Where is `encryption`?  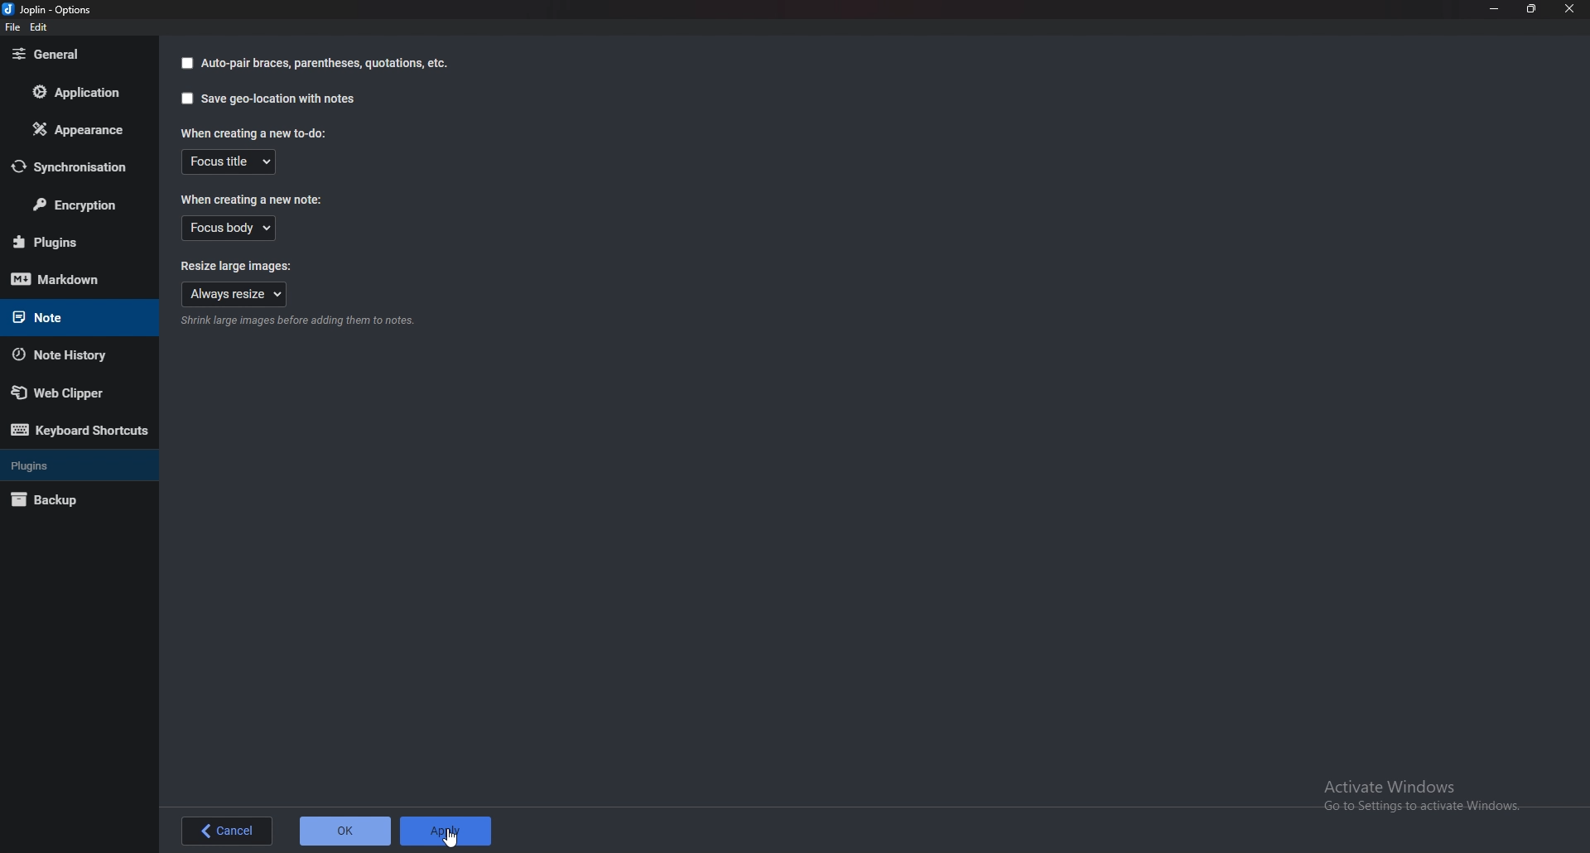 encryption is located at coordinates (75, 202).